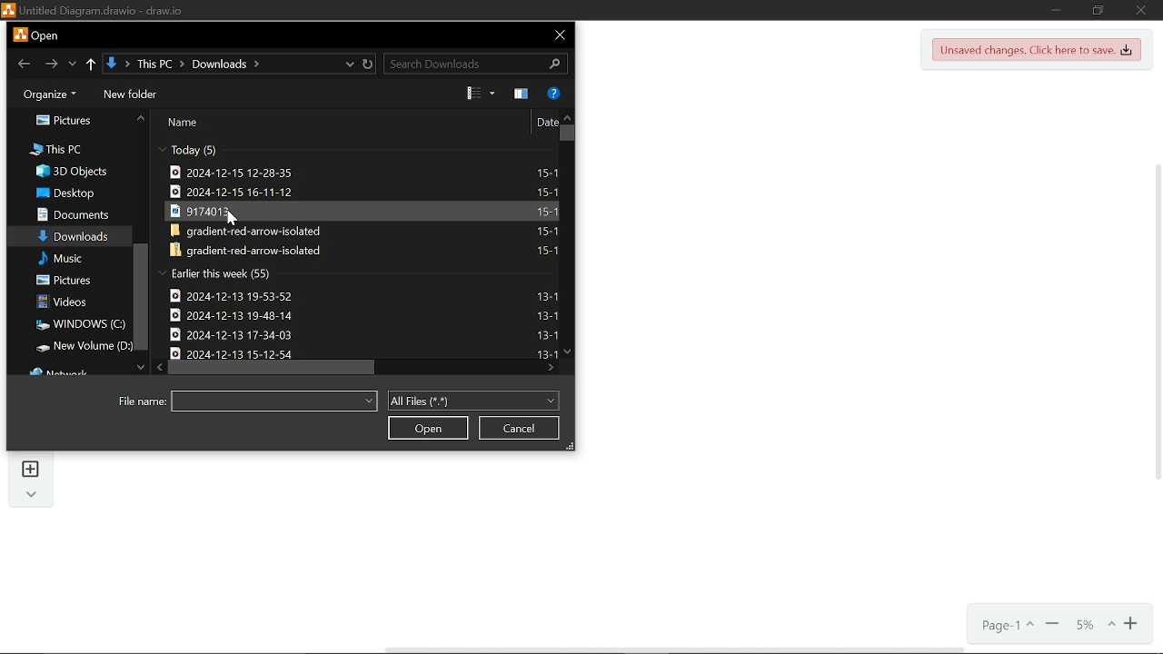 The width and height of the screenshot is (1163, 654). Describe the element at coordinates (50, 64) in the screenshot. I see `Next` at that location.